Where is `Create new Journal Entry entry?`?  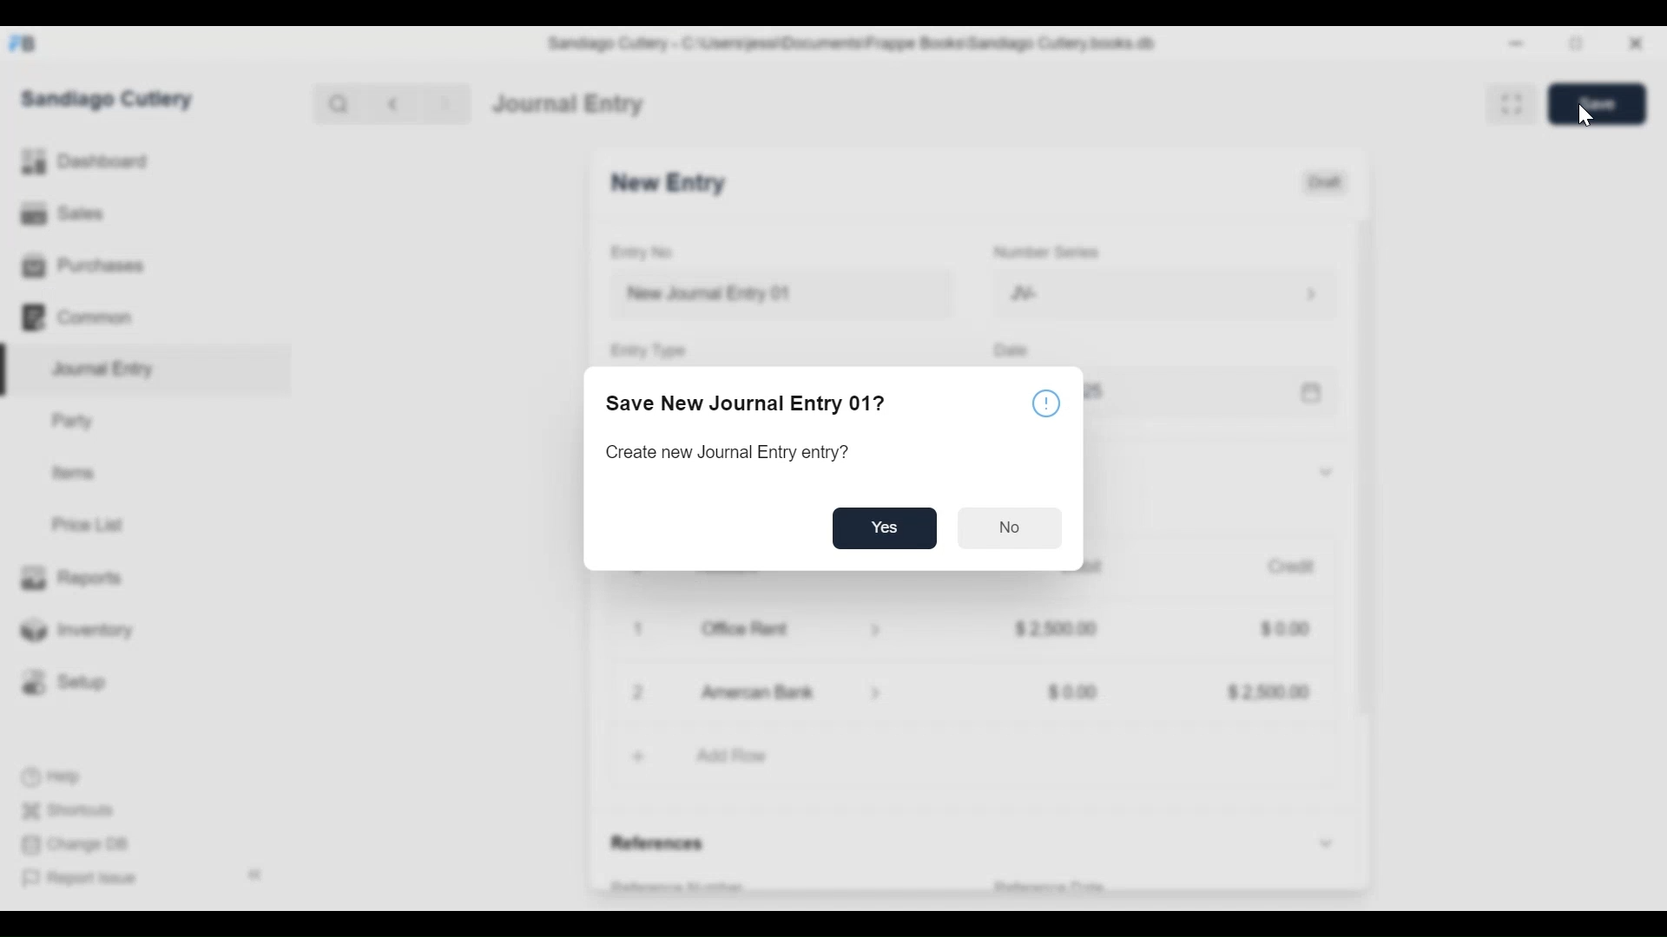 Create new Journal Entry entry? is located at coordinates (736, 454).